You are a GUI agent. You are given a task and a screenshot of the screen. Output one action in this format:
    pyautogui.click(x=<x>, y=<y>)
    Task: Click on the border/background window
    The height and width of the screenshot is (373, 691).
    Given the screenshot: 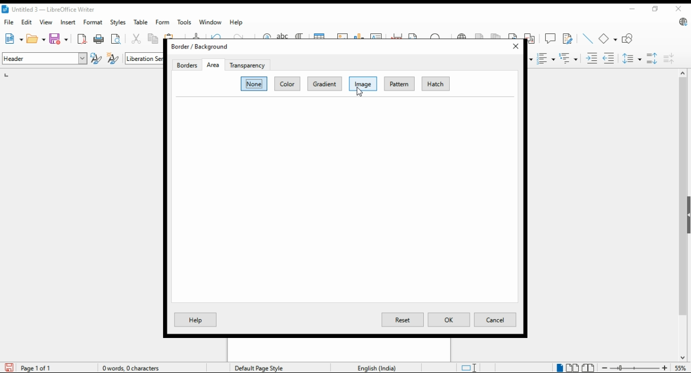 What is the action you would take?
    pyautogui.click(x=203, y=47)
    